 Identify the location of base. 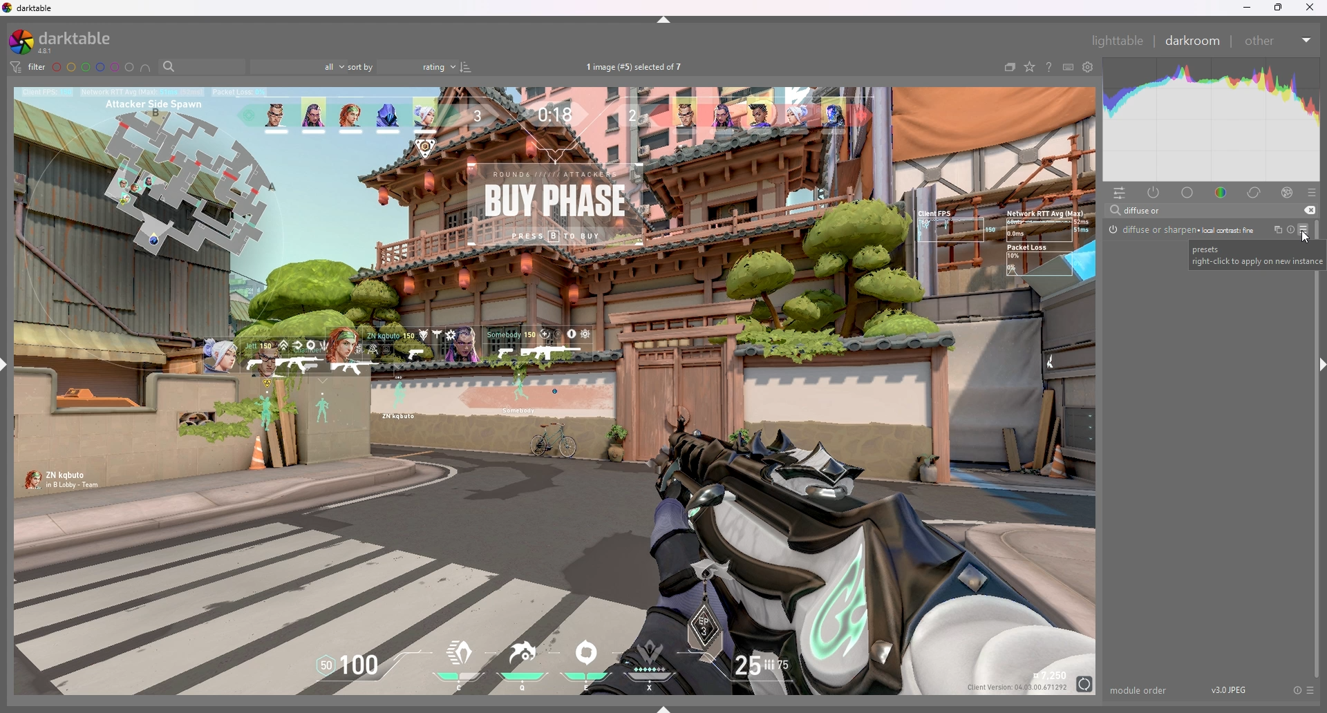
(1188, 192).